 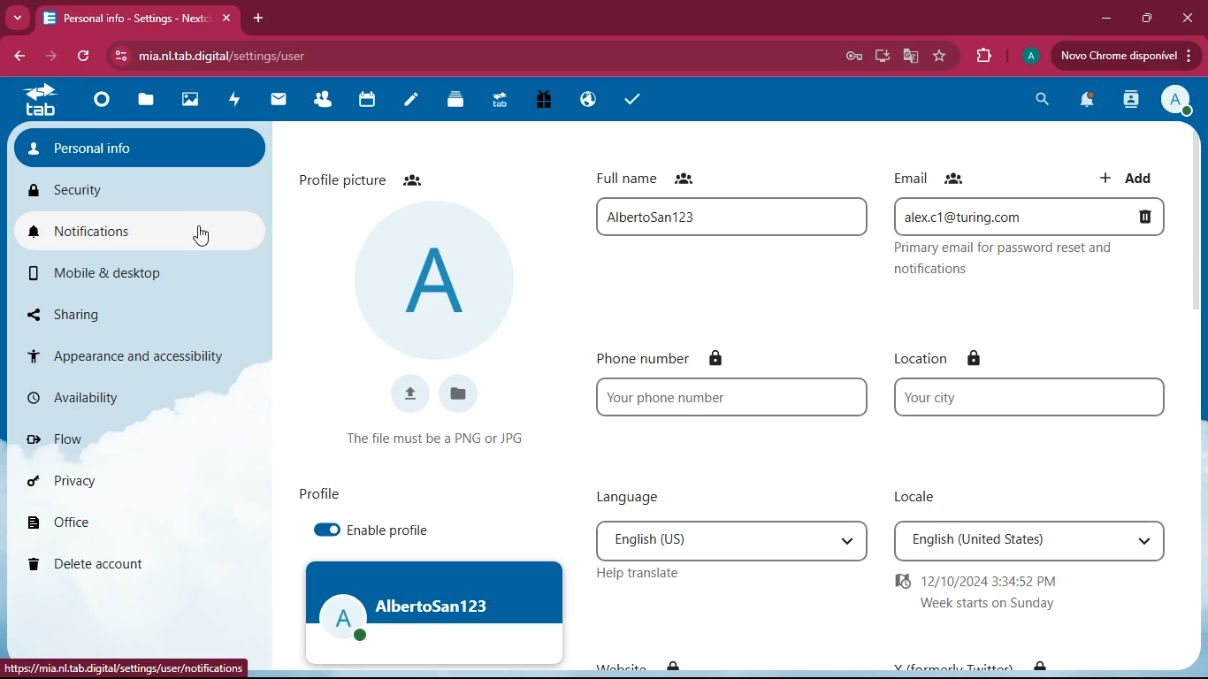 What do you see at coordinates (733, 398) in the screenshot?
I see `phone number` at bounding box center [733, 398].